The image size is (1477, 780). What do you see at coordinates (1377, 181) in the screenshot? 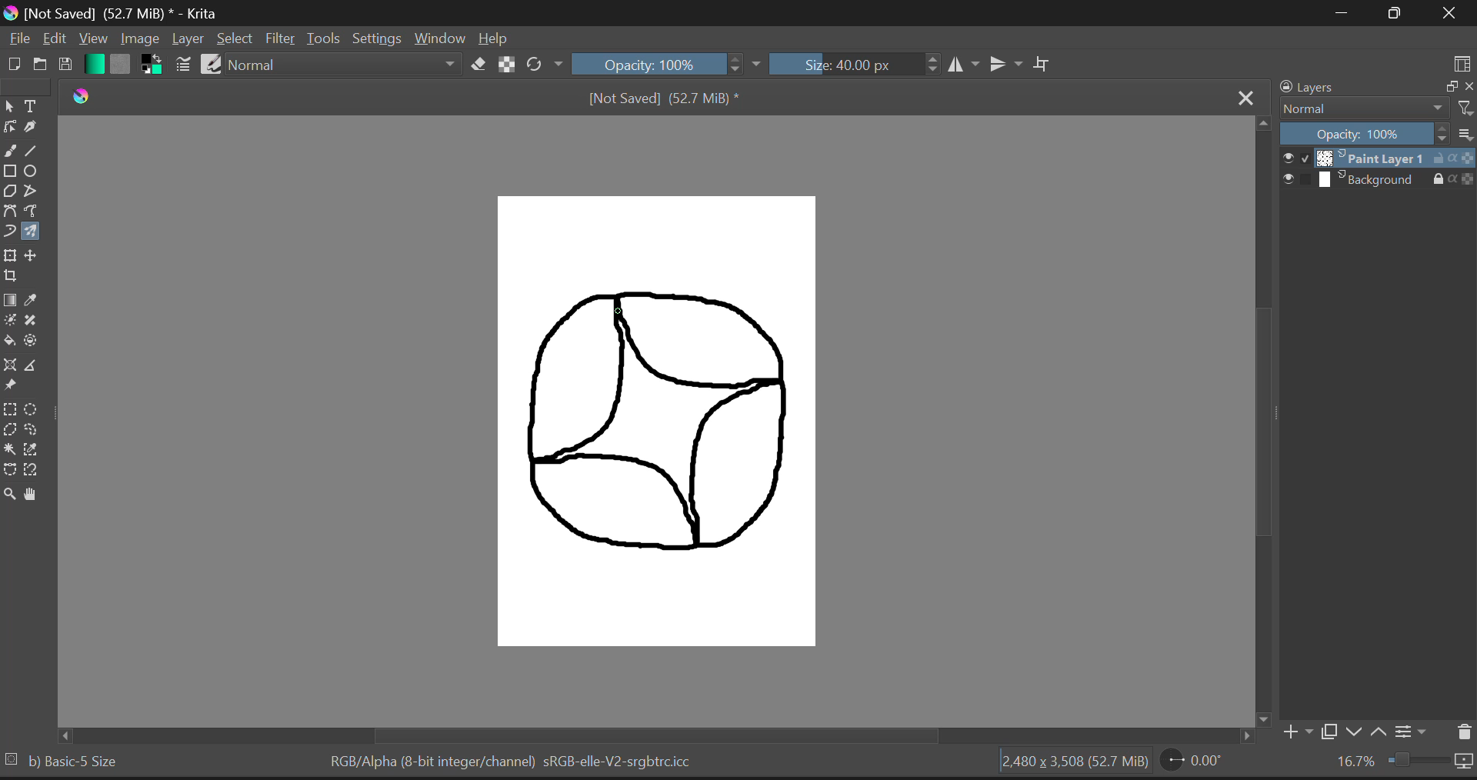
I see `Background` at bounding box center [1377, 181].